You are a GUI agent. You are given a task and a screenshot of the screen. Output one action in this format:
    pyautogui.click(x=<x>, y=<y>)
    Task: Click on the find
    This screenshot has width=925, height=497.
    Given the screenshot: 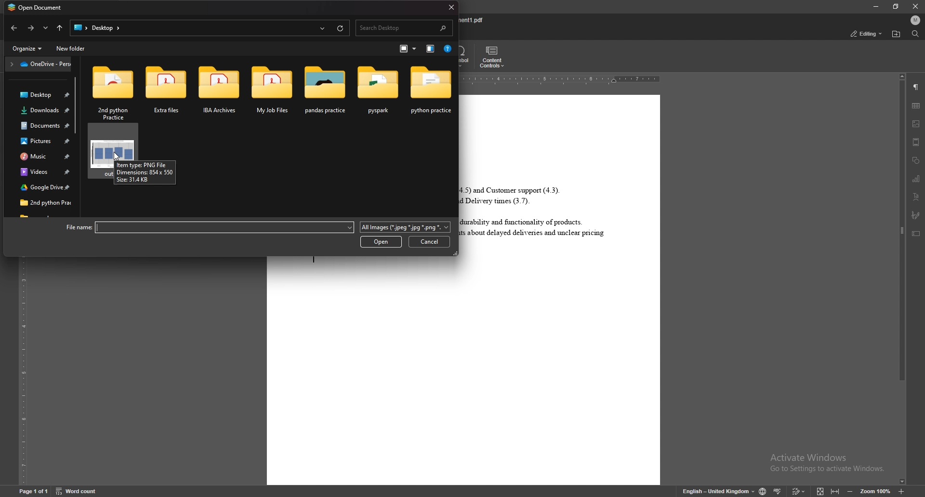 What is the action you would take?
    pyautogui.click(x=915, y=33)
    